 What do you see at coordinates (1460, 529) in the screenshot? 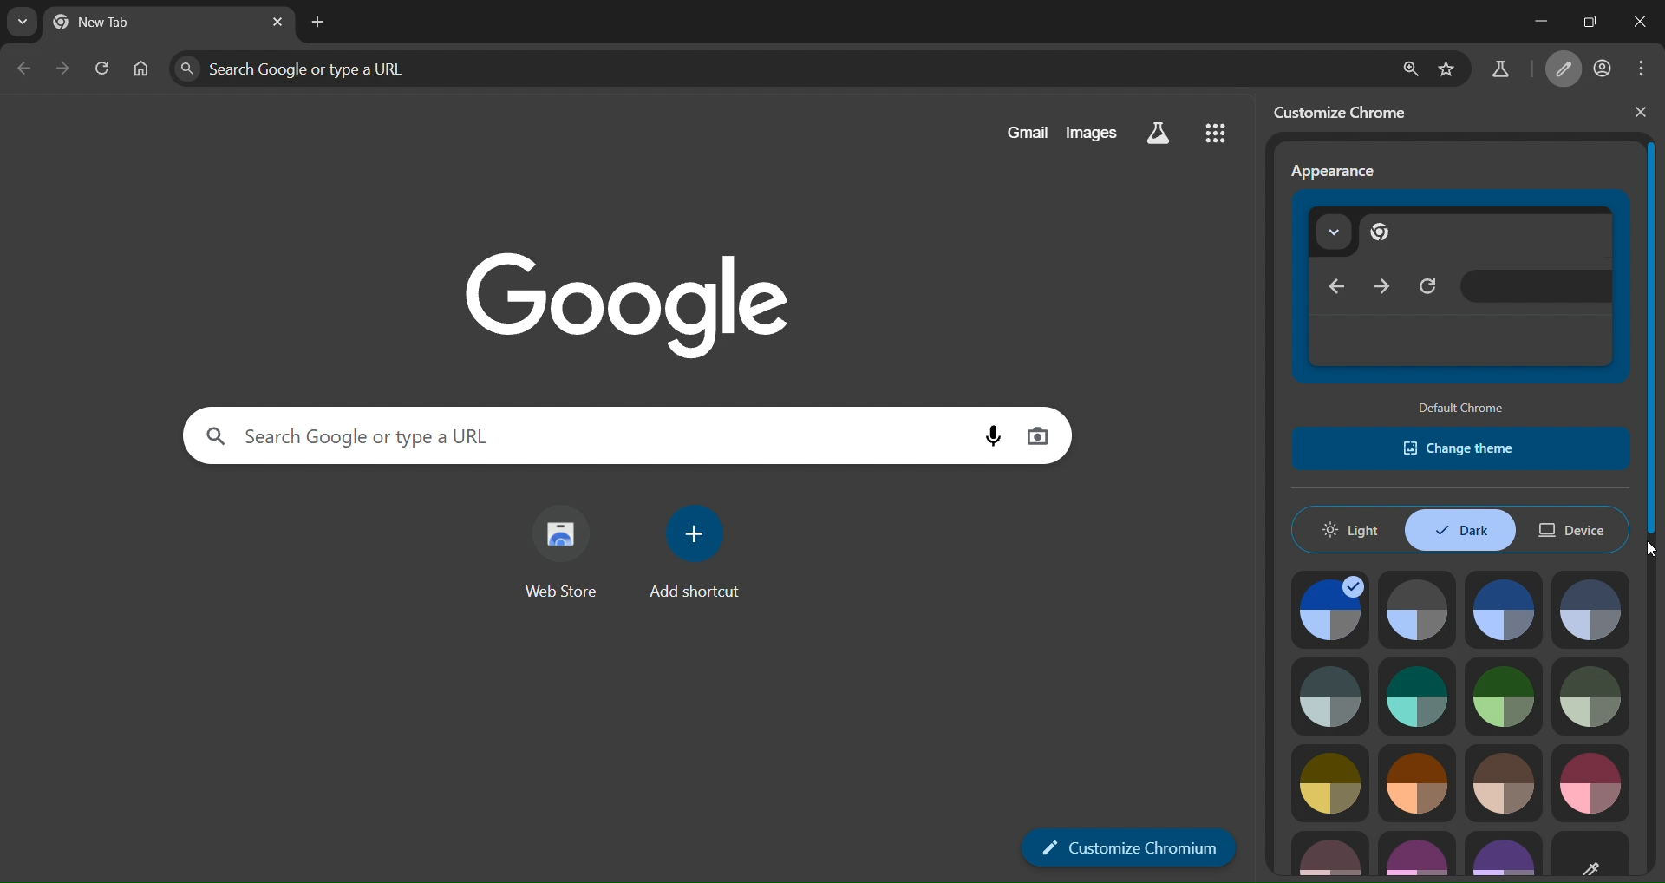
I see `dark` at bounding box center [1460, 529].